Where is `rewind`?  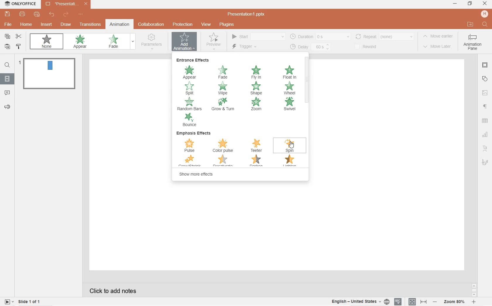
rewind is located at coordinates (370, 46).